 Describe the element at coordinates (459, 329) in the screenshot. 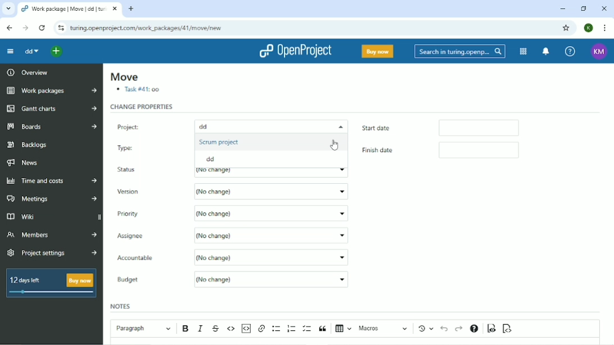

I see `Redo` at that location.